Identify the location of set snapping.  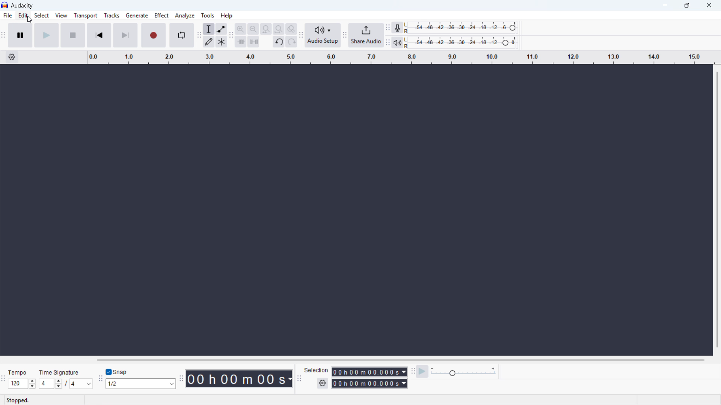
(140, 384).